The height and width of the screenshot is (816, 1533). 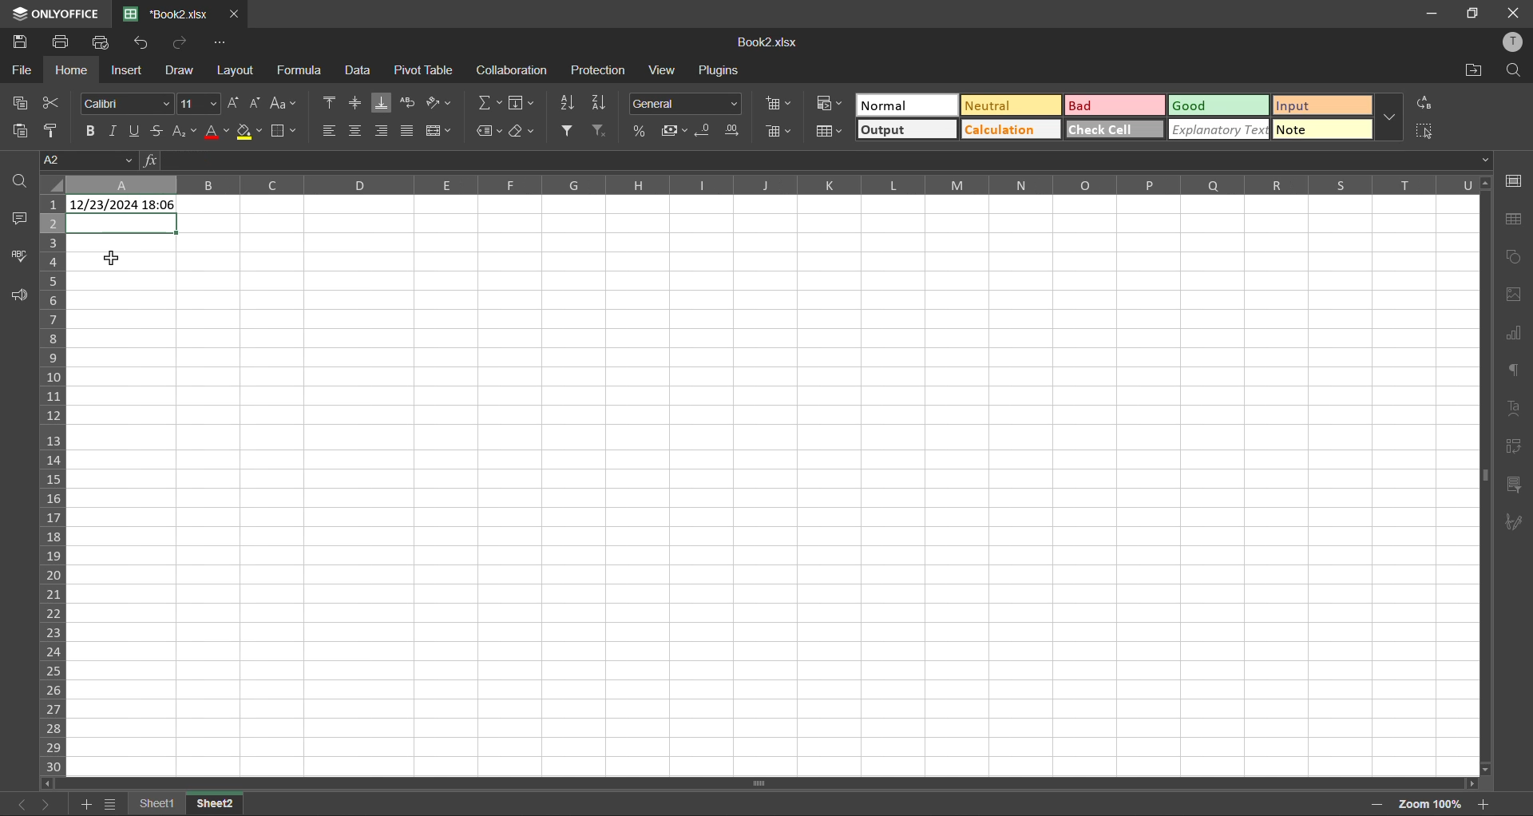 What do you see at coordinates (355, 129) in the screenshot?
I see `align center` at bounding box center [355, 129].